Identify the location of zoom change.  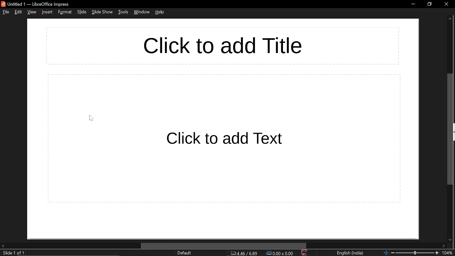
(411, 253).